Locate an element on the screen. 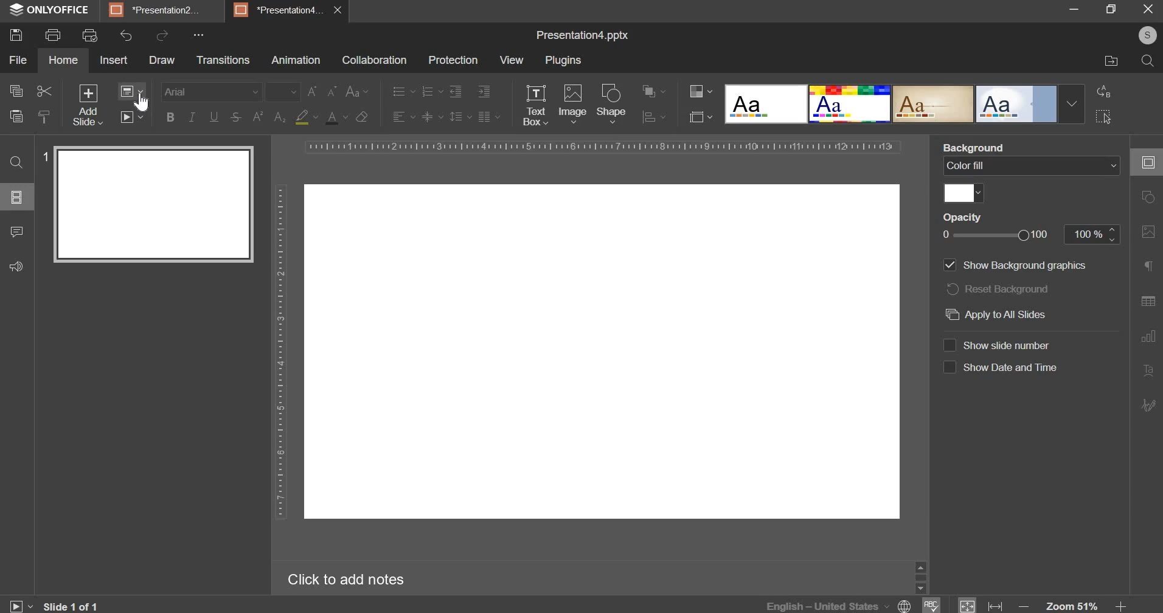 This screenshot has height=613, width=1163. horizontal alignment is located at coordinates (403, 117).